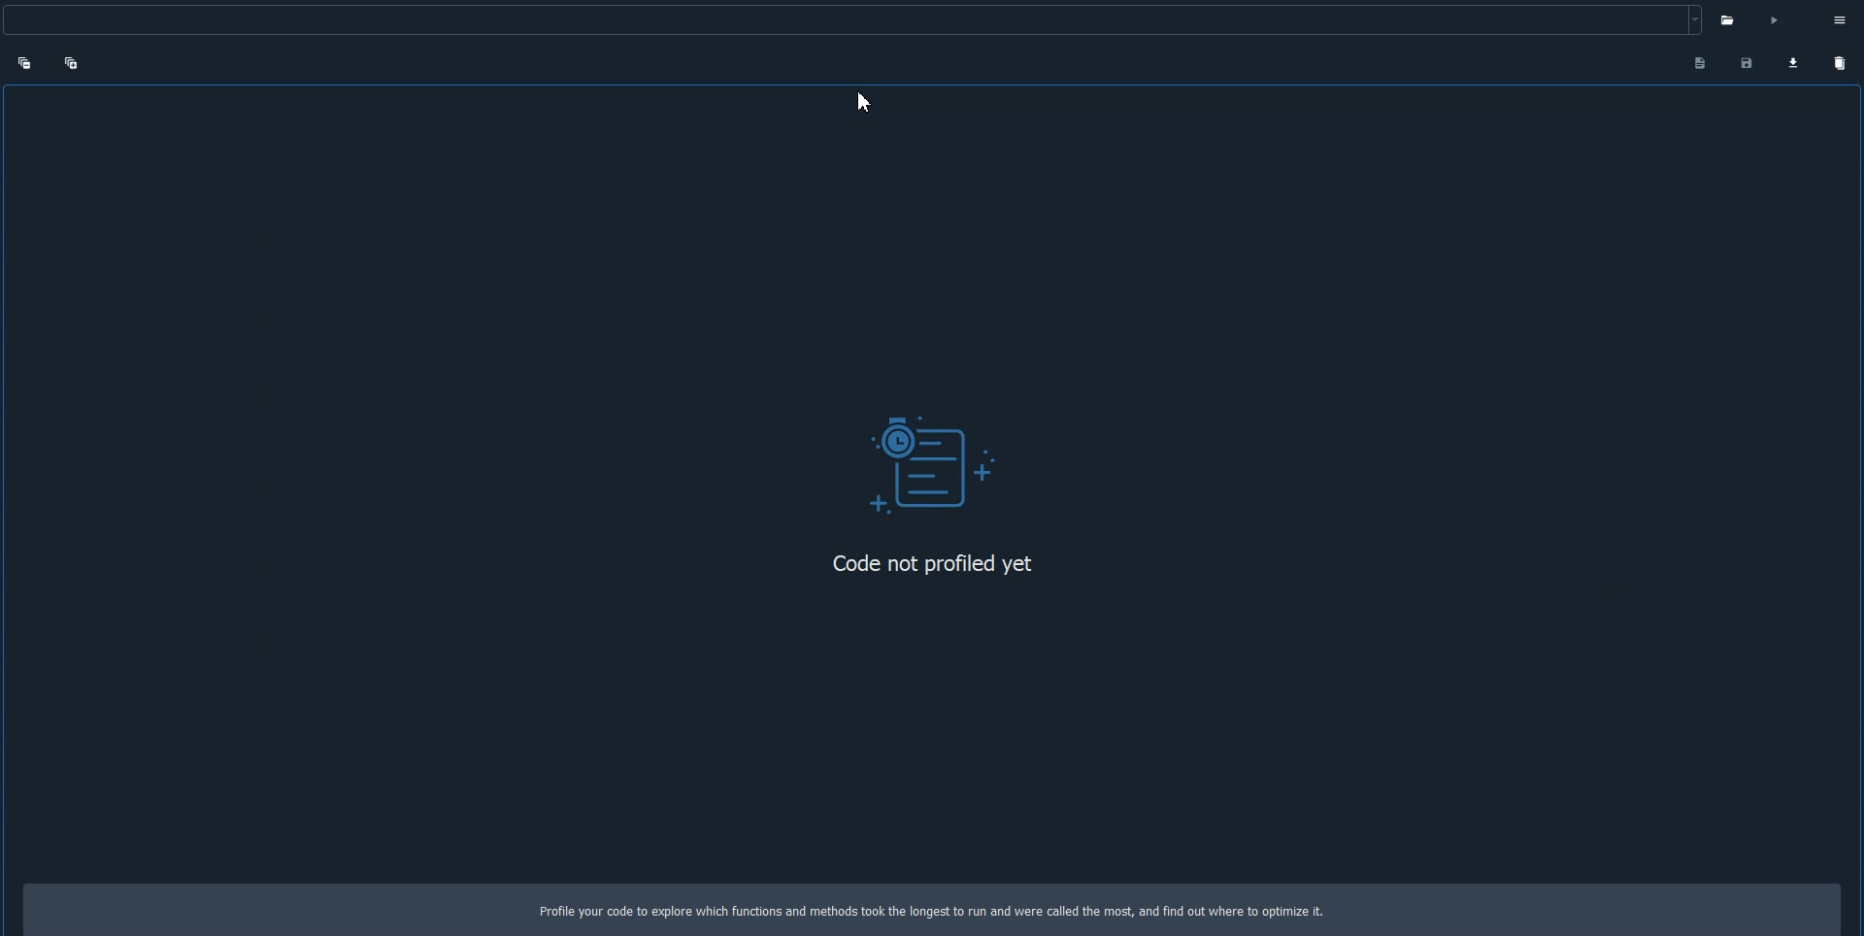 The image size is (1864, 936). What do you see at coordinates (82, 66) in the screenshot?
I see `Expand one level up` at bounding box center [82, 66].